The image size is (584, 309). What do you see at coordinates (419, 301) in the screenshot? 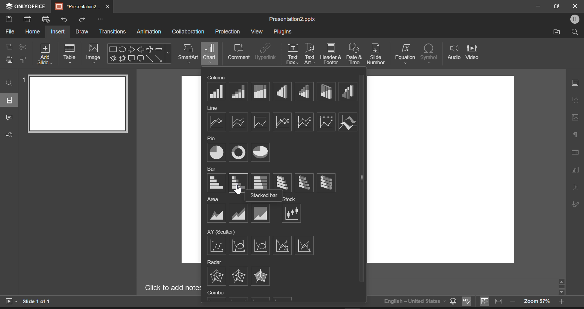
I see `English-United States` at bounding box center [419, 301].